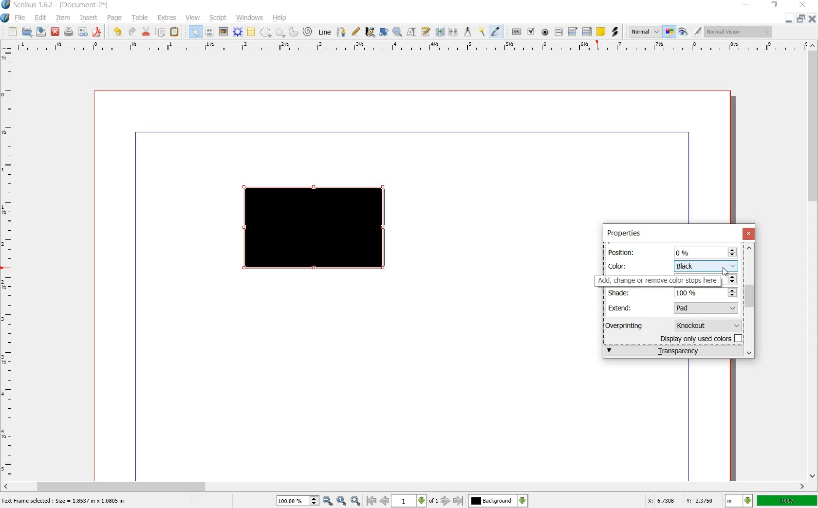  I want to click on 1, so click(408, 501).